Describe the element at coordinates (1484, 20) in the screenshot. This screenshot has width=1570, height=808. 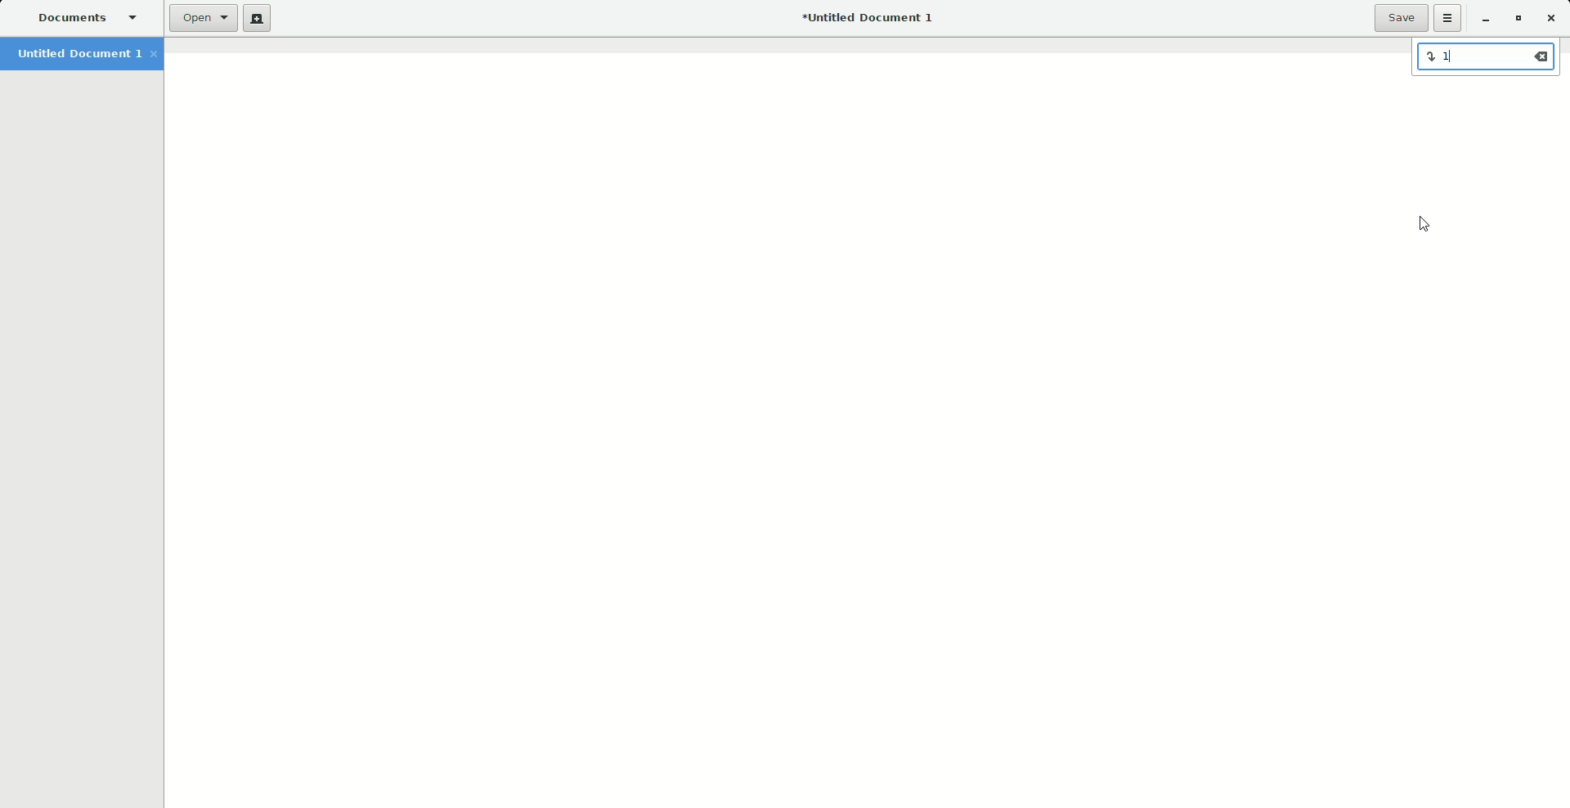
I see `Minimize` at that location.